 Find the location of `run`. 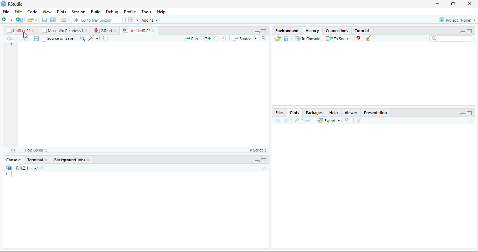

run is located at coordinates (189, 38).